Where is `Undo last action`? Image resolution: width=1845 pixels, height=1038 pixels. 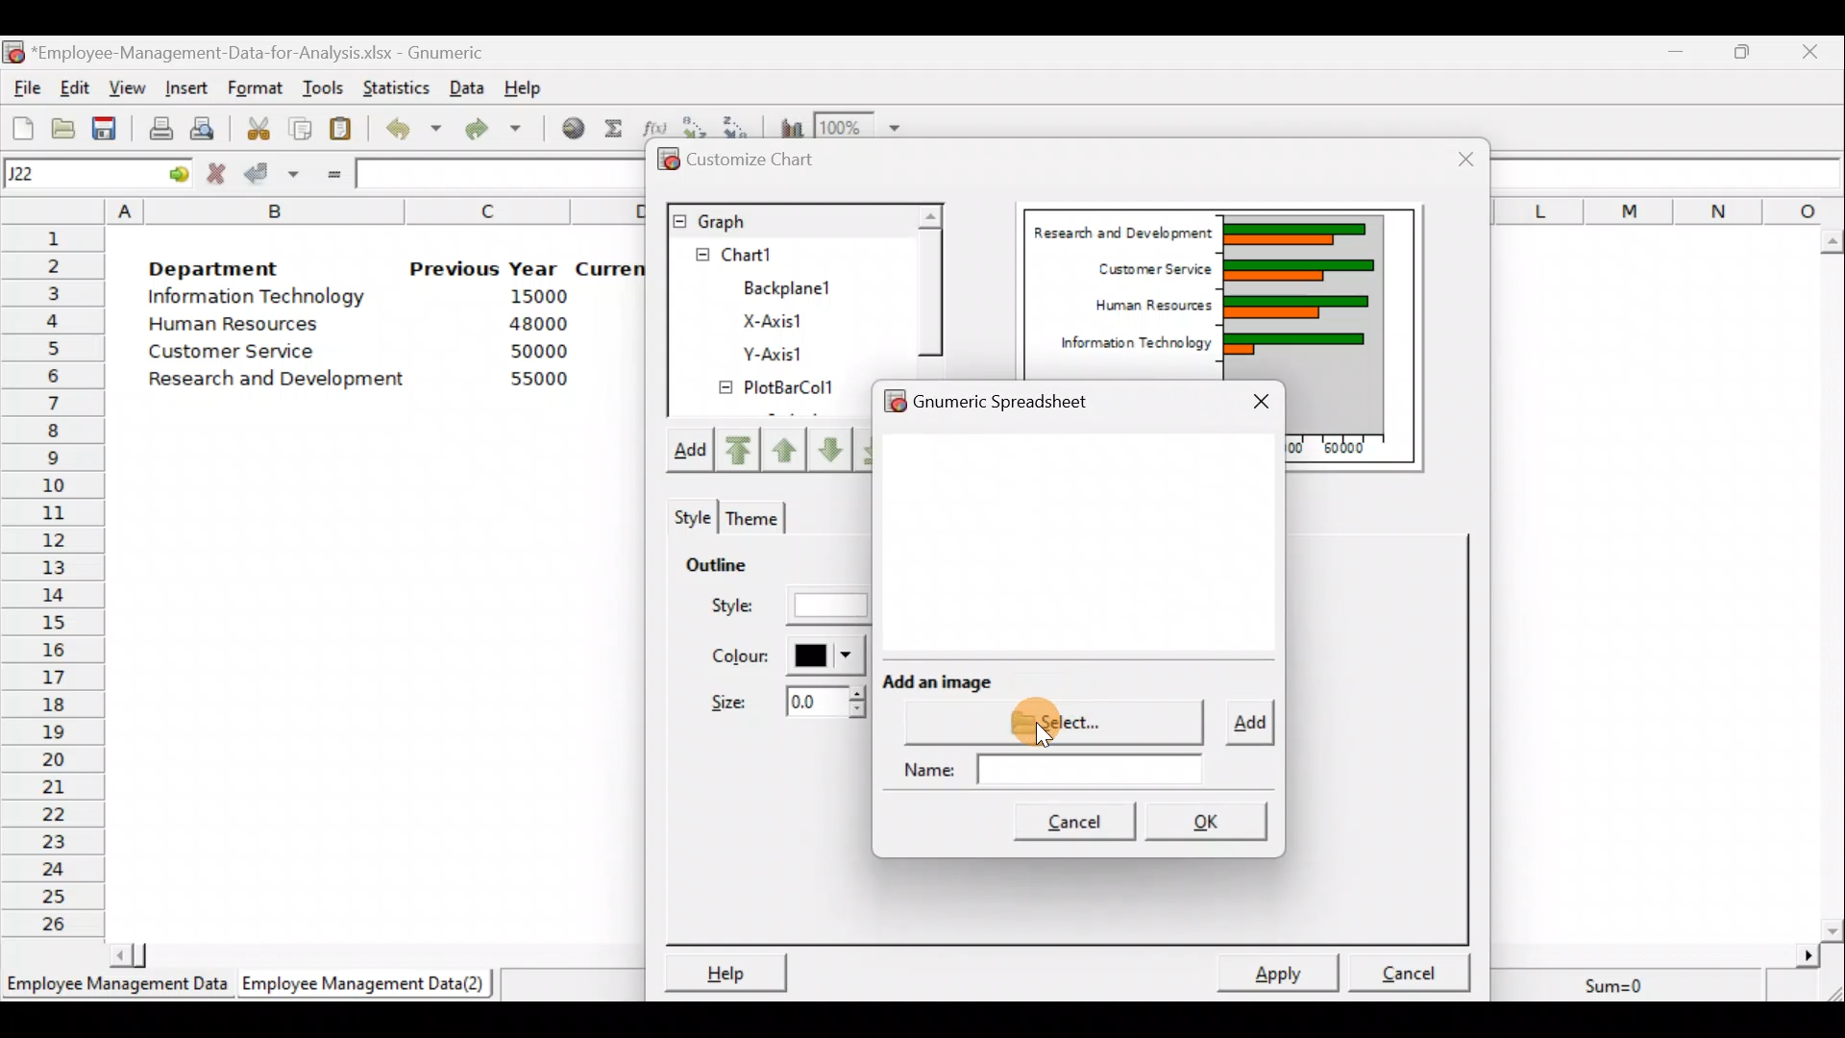 Undo last action is located at coordinates (415, 133).